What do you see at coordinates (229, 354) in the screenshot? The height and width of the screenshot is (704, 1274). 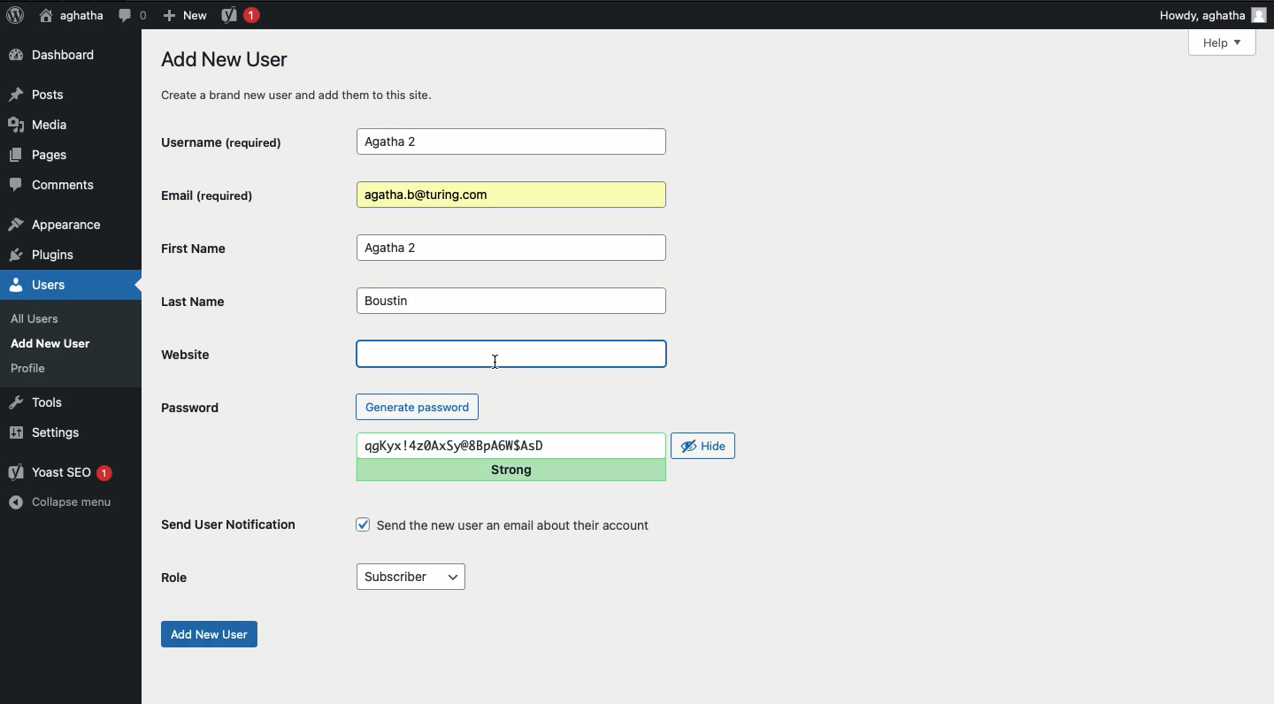 I see `Website` at bounding box center [229, 354].